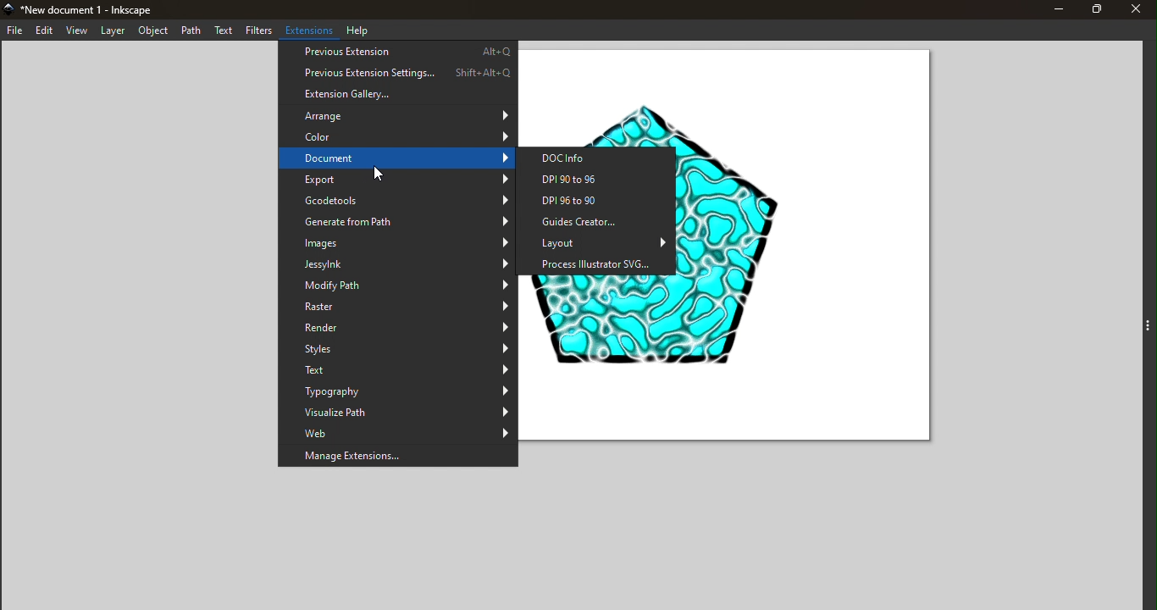 The width and height of the screenshot is (1157, 610). I want to click on Typography, so click(399, 391).